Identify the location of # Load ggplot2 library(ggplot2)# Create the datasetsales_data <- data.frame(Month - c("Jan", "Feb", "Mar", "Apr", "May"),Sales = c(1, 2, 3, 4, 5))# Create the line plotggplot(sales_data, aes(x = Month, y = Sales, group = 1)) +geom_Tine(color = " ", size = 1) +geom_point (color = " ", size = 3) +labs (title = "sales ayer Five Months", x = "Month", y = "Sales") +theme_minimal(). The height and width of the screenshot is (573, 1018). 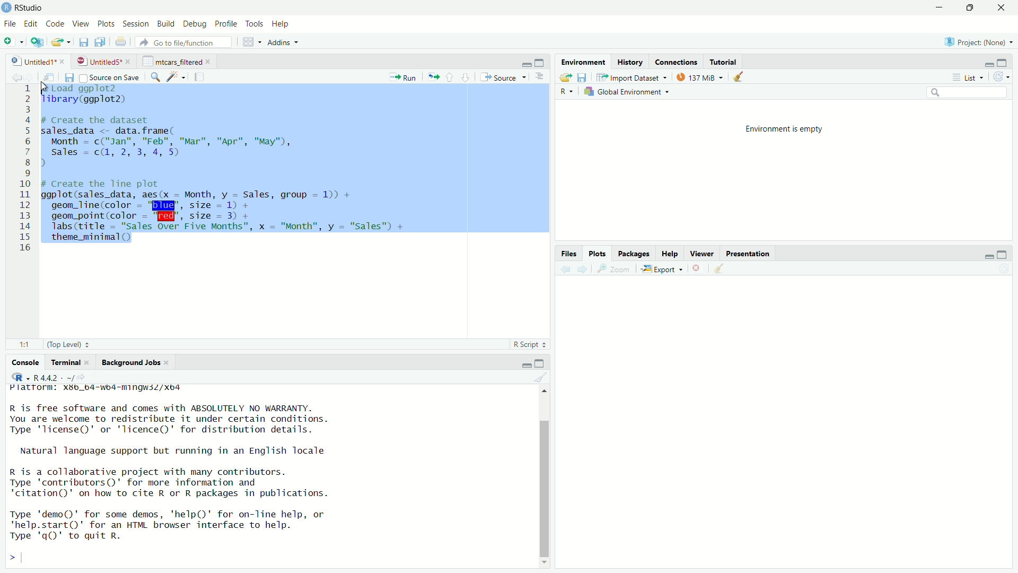
(229, 167).